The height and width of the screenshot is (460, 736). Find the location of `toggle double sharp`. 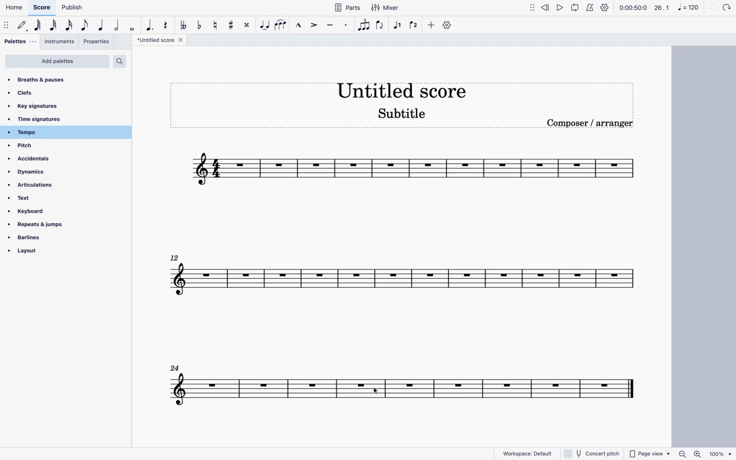

toggle double sharp is located at coordinates (246, 25).